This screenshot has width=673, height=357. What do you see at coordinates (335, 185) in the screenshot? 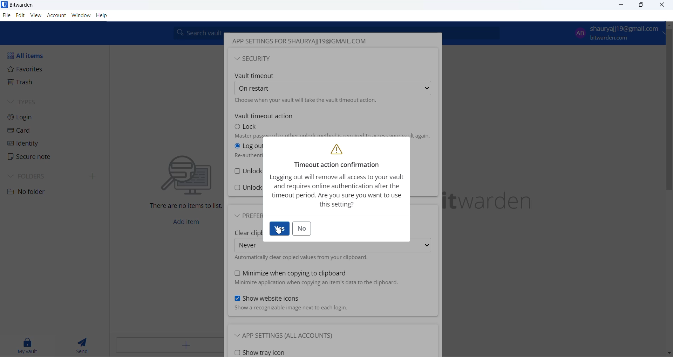
I see `text` at bounding box center [335, 185].